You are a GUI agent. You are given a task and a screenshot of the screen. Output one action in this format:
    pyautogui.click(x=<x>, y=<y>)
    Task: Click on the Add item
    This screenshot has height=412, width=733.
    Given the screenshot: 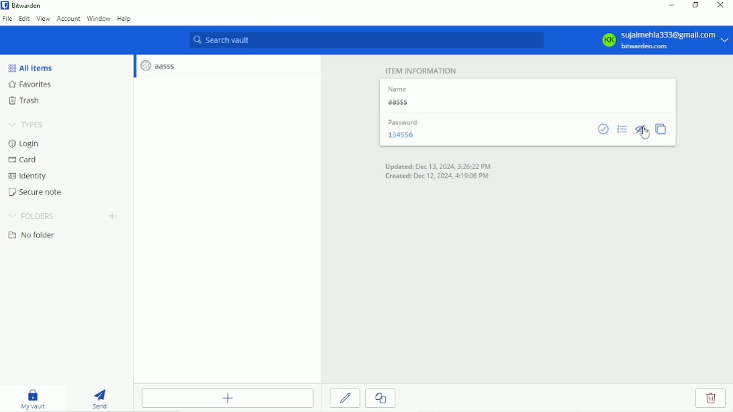 What is the action you would take?
    pyautogui.click(x=228, y=399)
    